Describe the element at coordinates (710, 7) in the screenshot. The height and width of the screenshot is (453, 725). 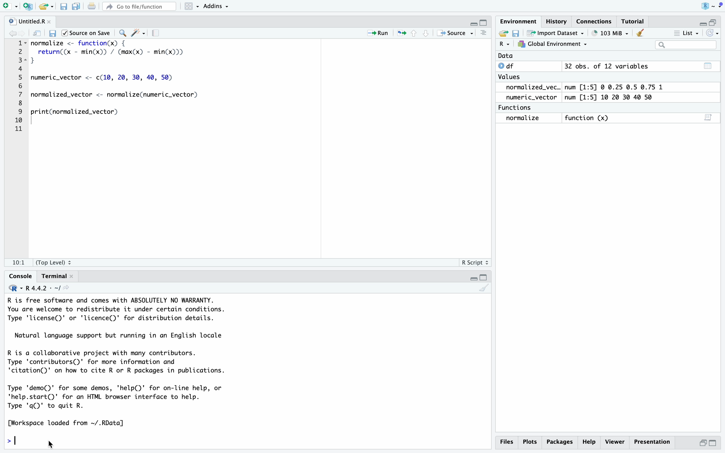
I see `R ~` at that location.